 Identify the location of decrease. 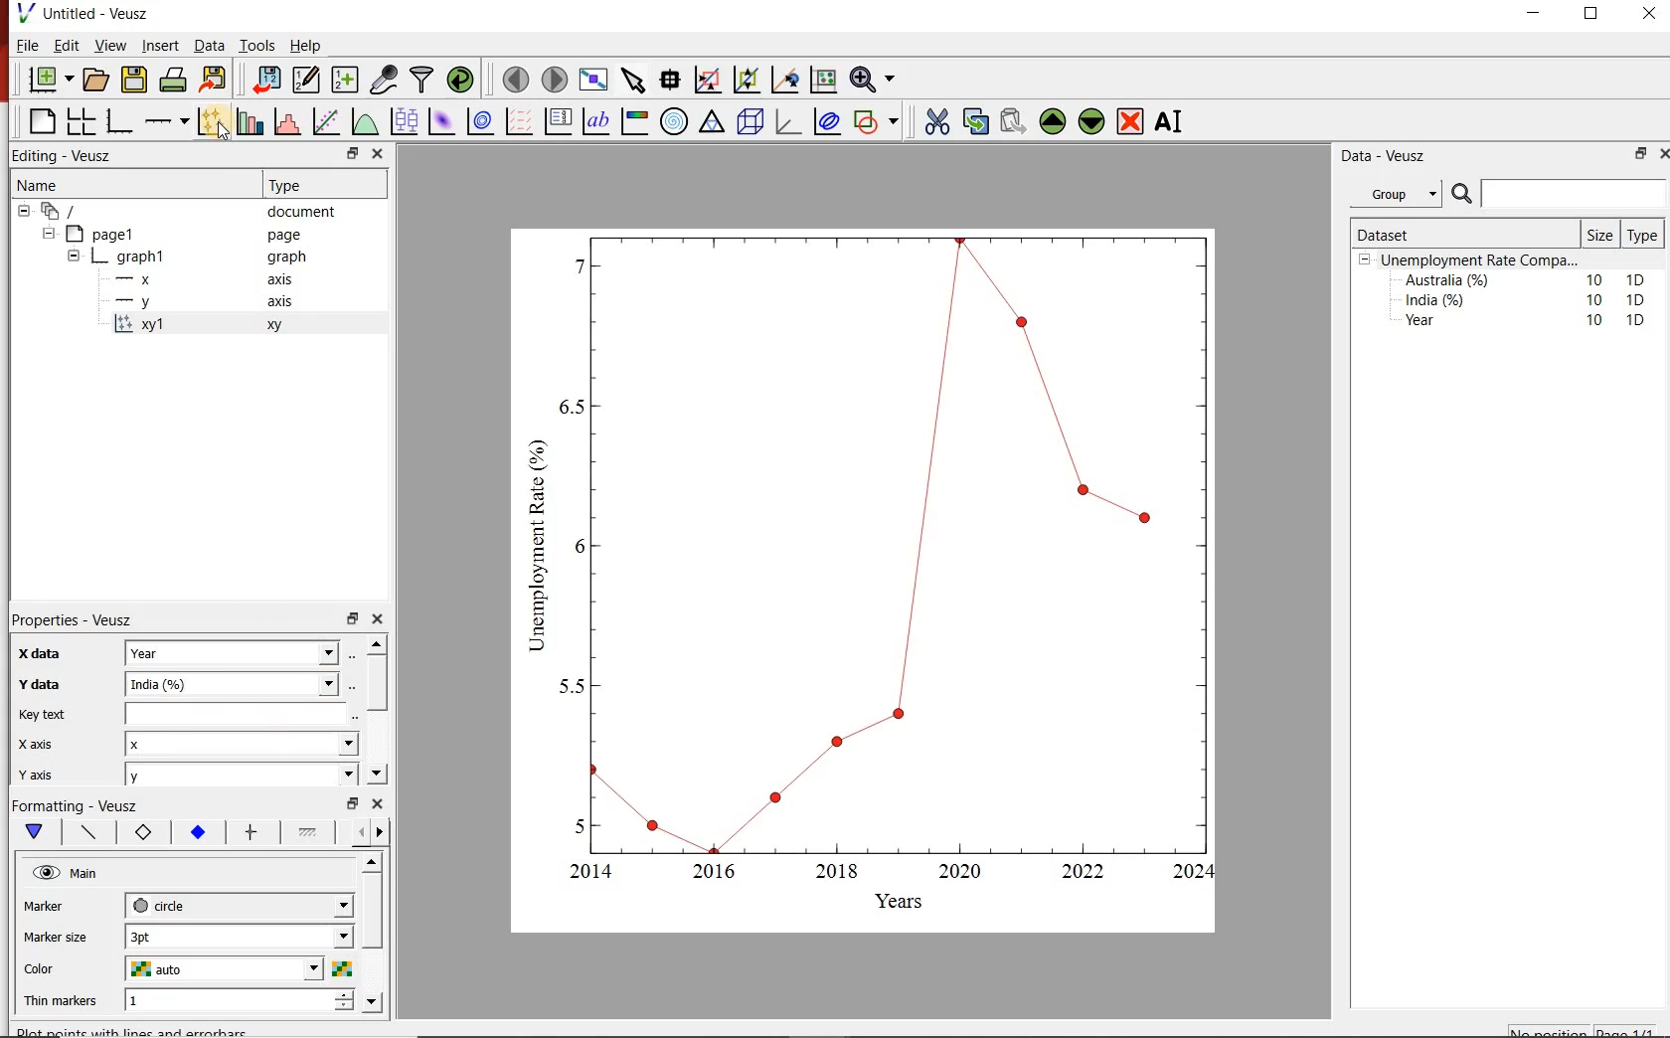
(344, 1010).